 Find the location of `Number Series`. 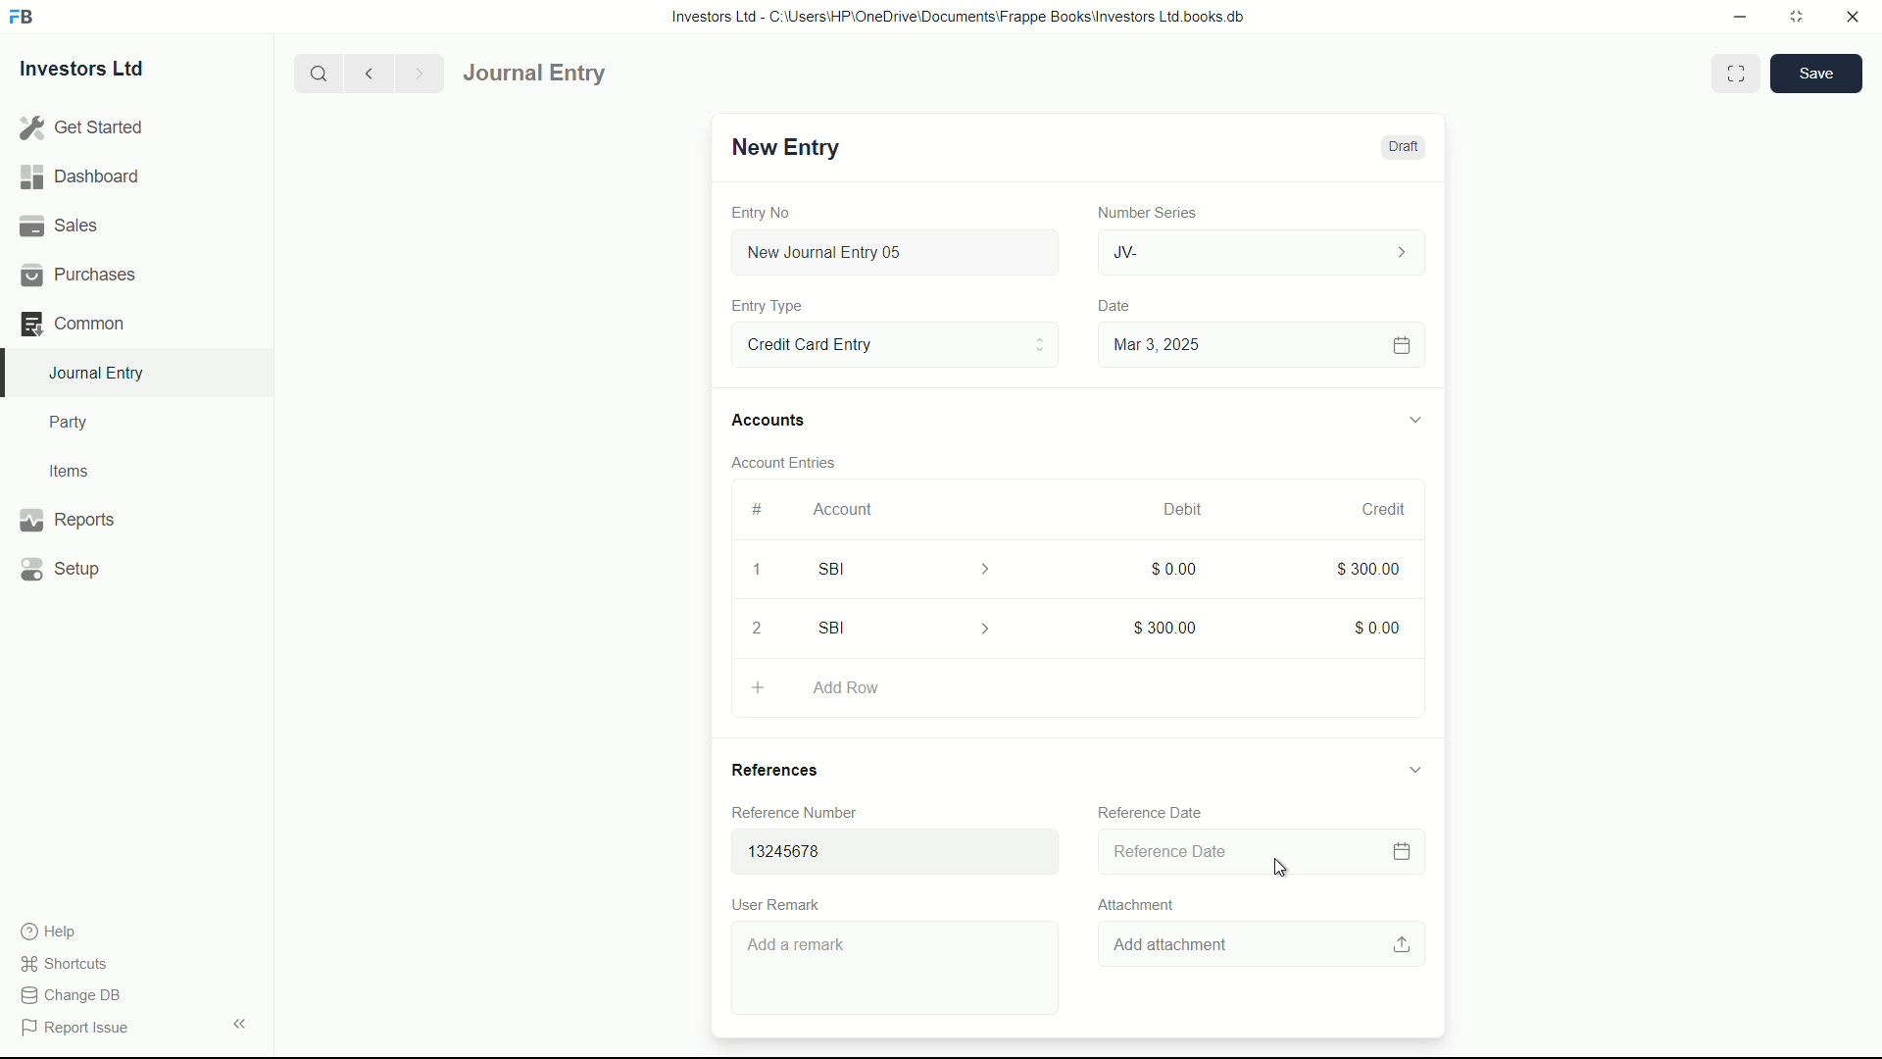

Number Series is located at coordinates (1139, 211).